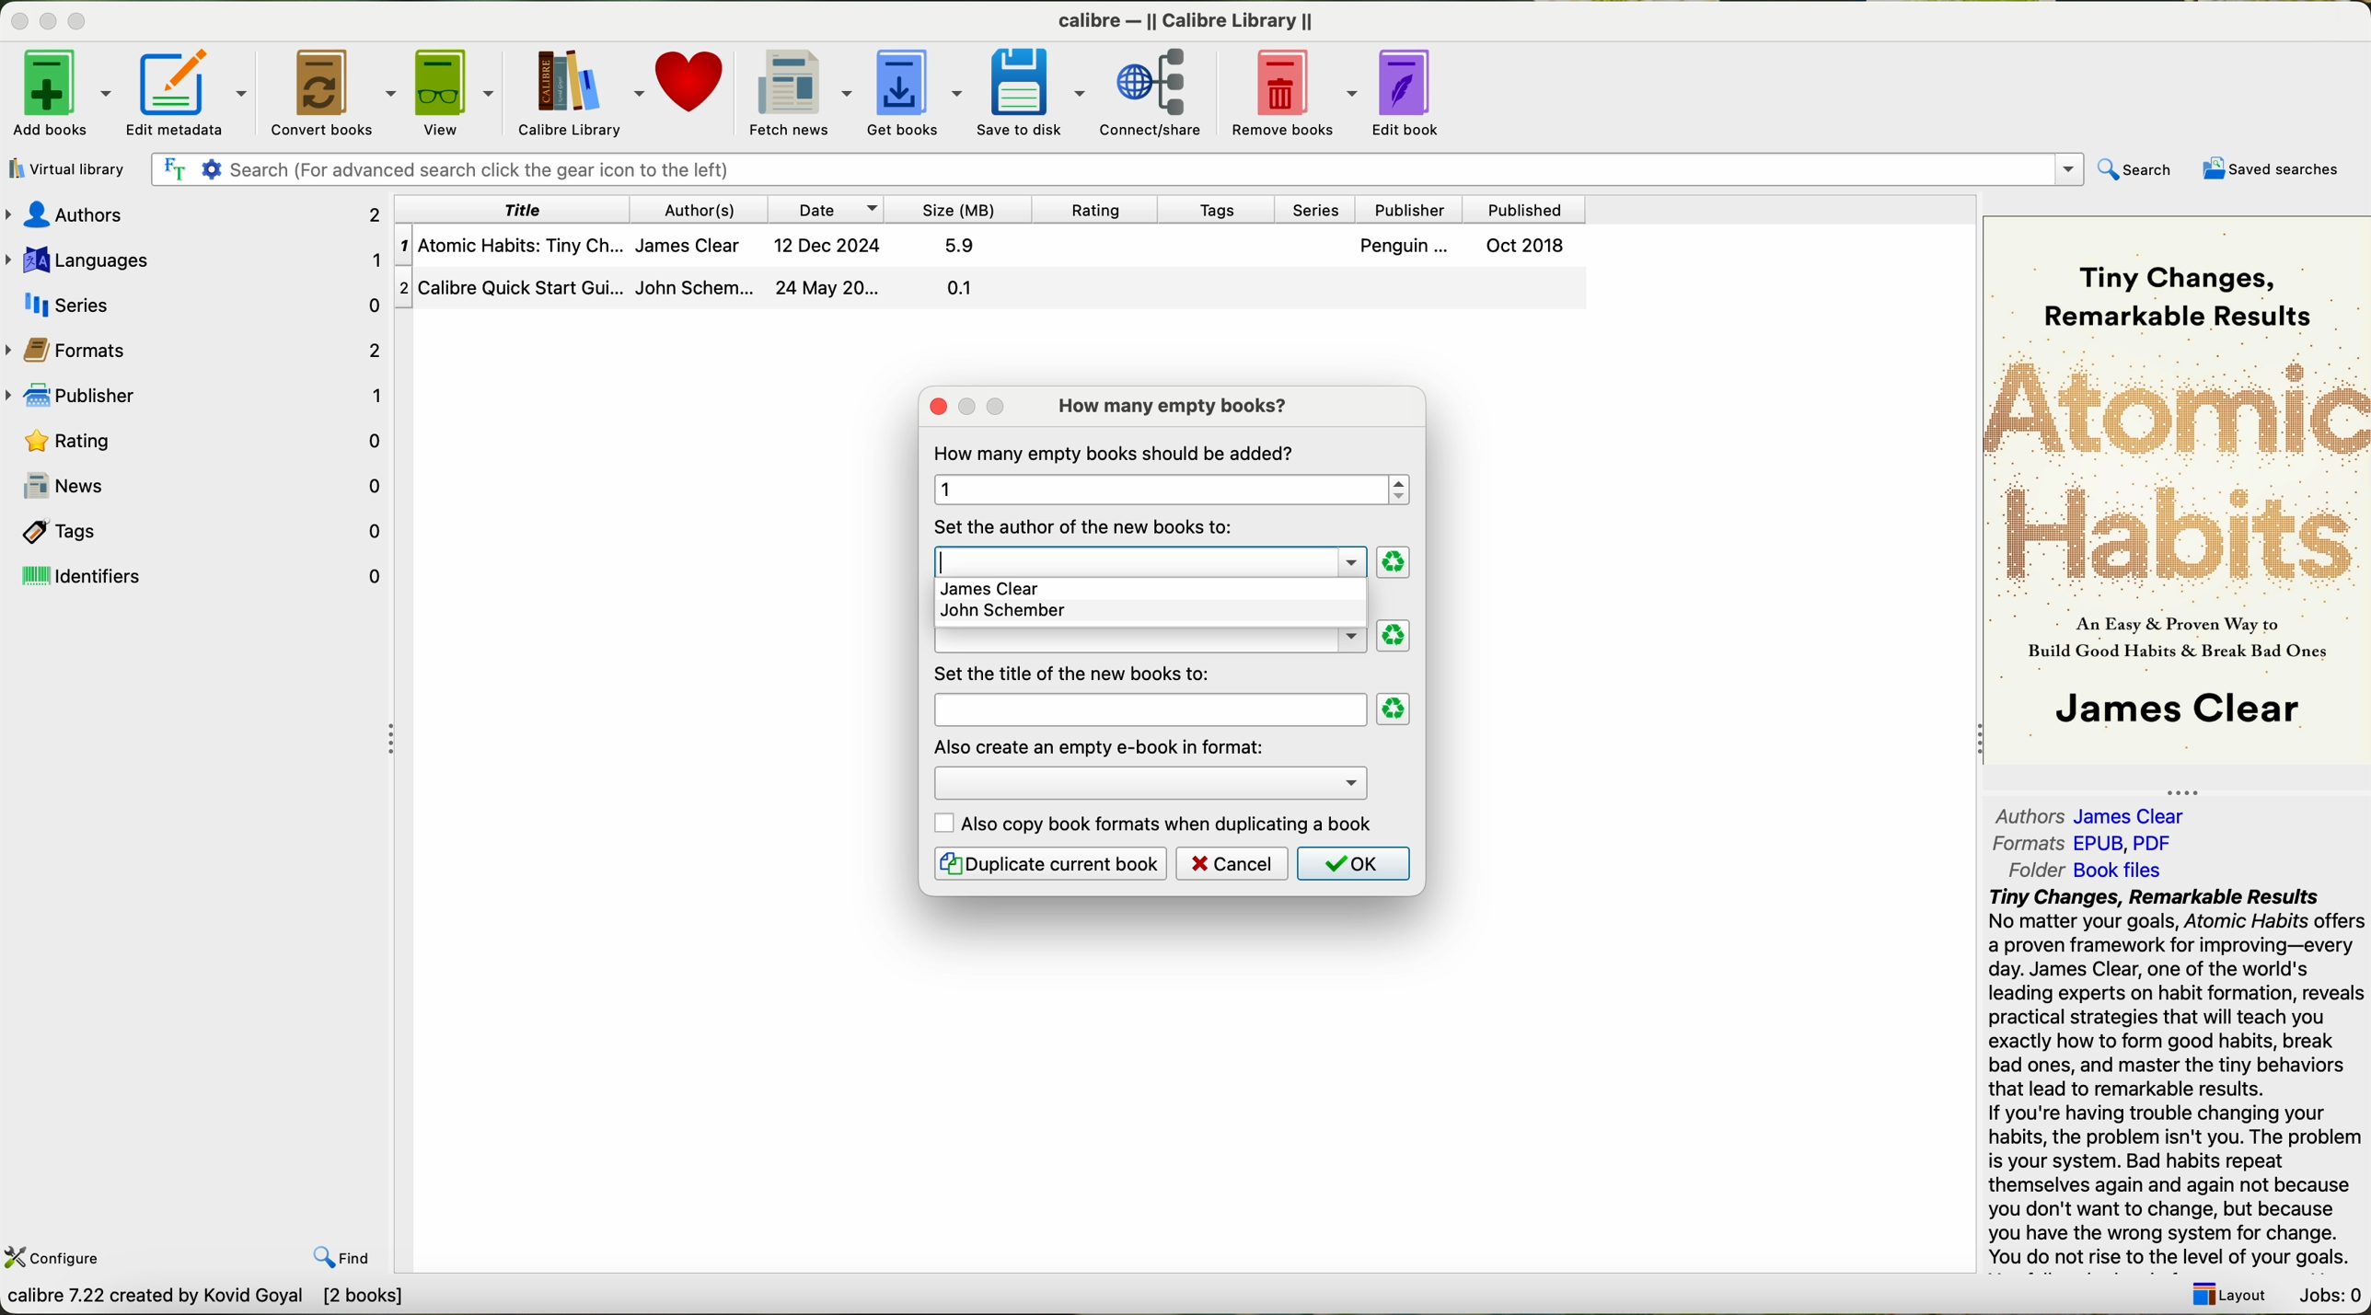 The image size is (2371, 1315). I want to click on calibre library, so click(575, 91).